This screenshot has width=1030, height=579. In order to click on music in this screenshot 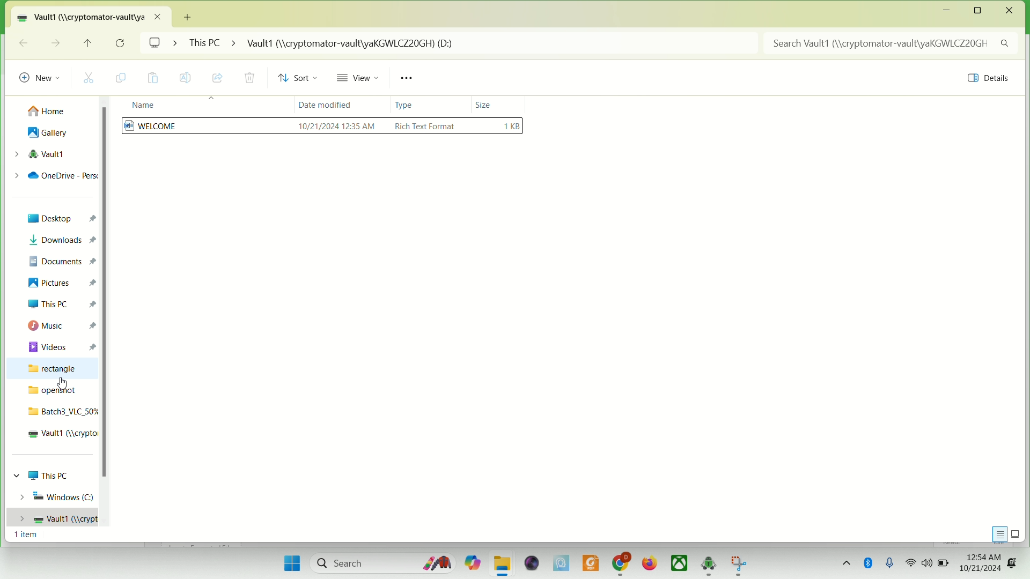, I will do `click(59, 325)`.